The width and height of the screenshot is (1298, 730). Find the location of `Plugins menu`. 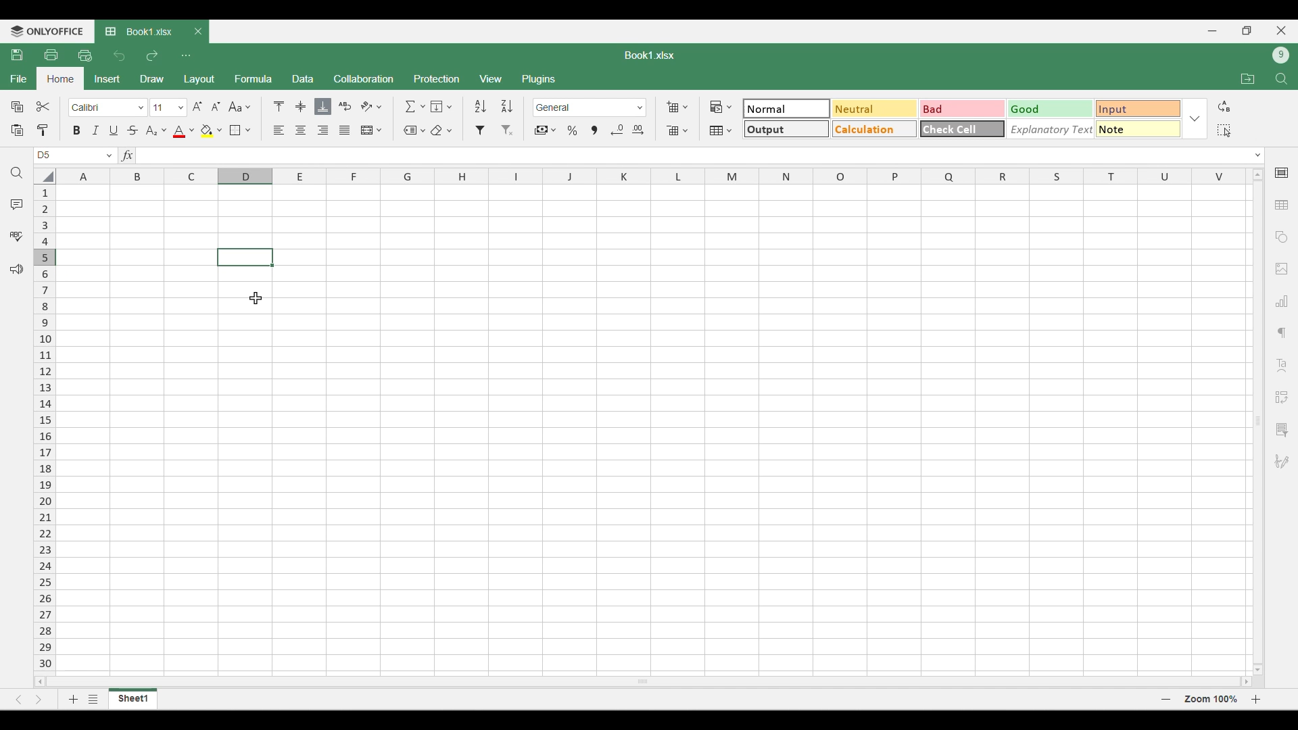

Plugins menu is located at coordinates (540, 79).